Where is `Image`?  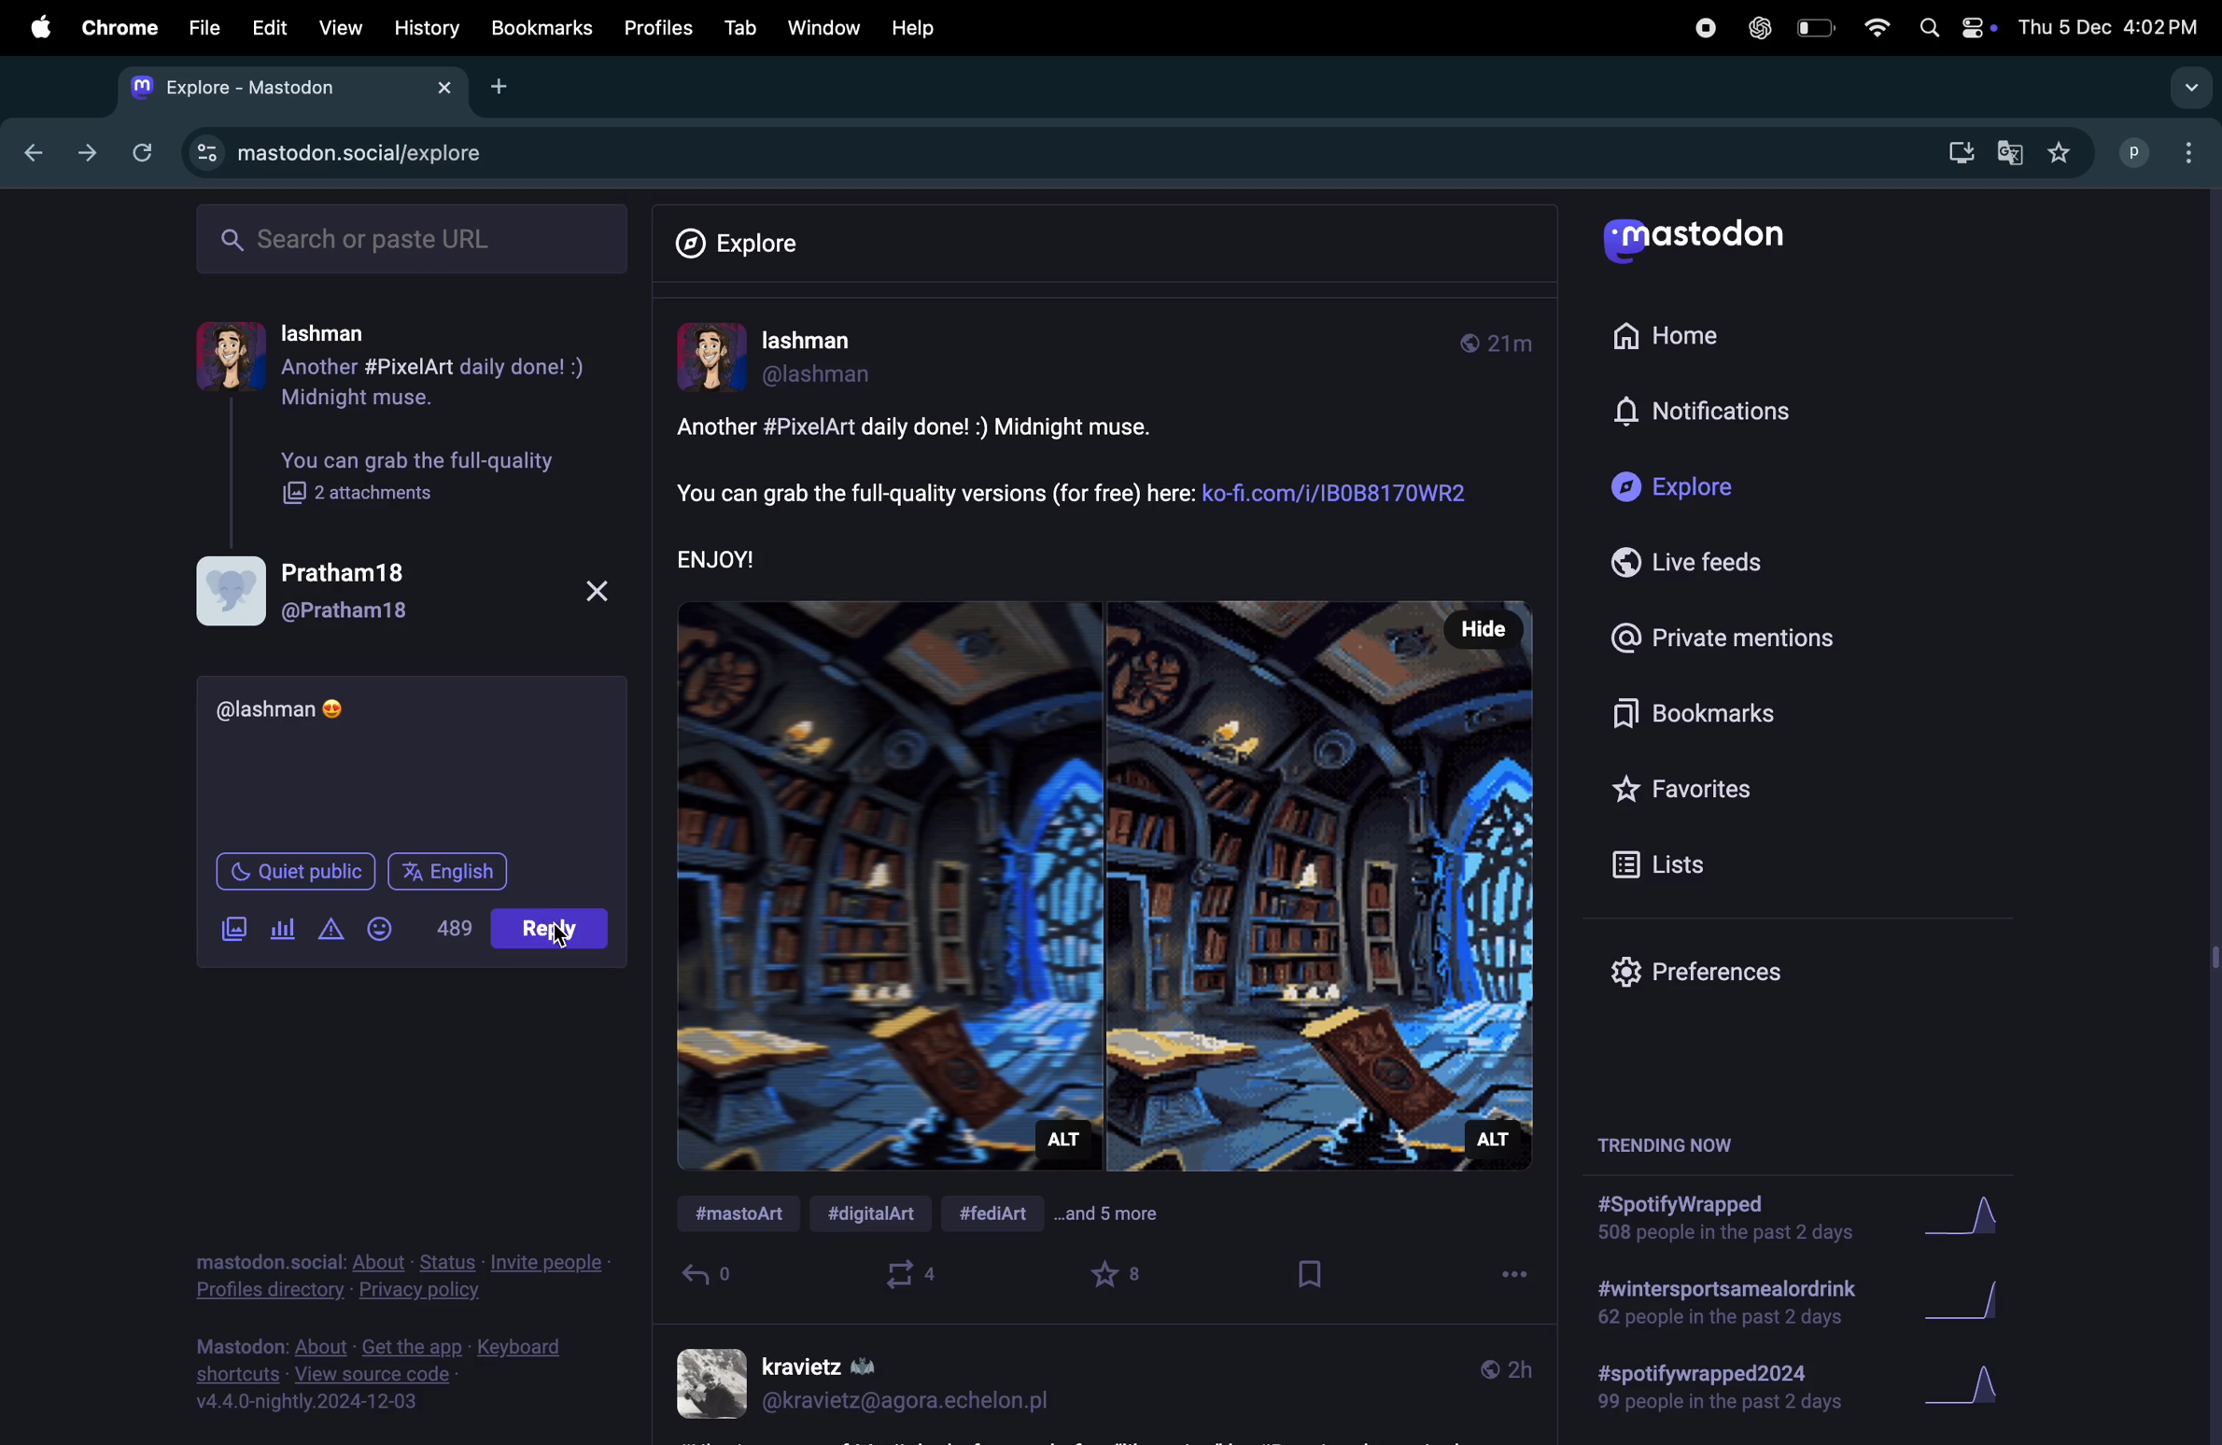 Image is located at coordinates (1104, 878).